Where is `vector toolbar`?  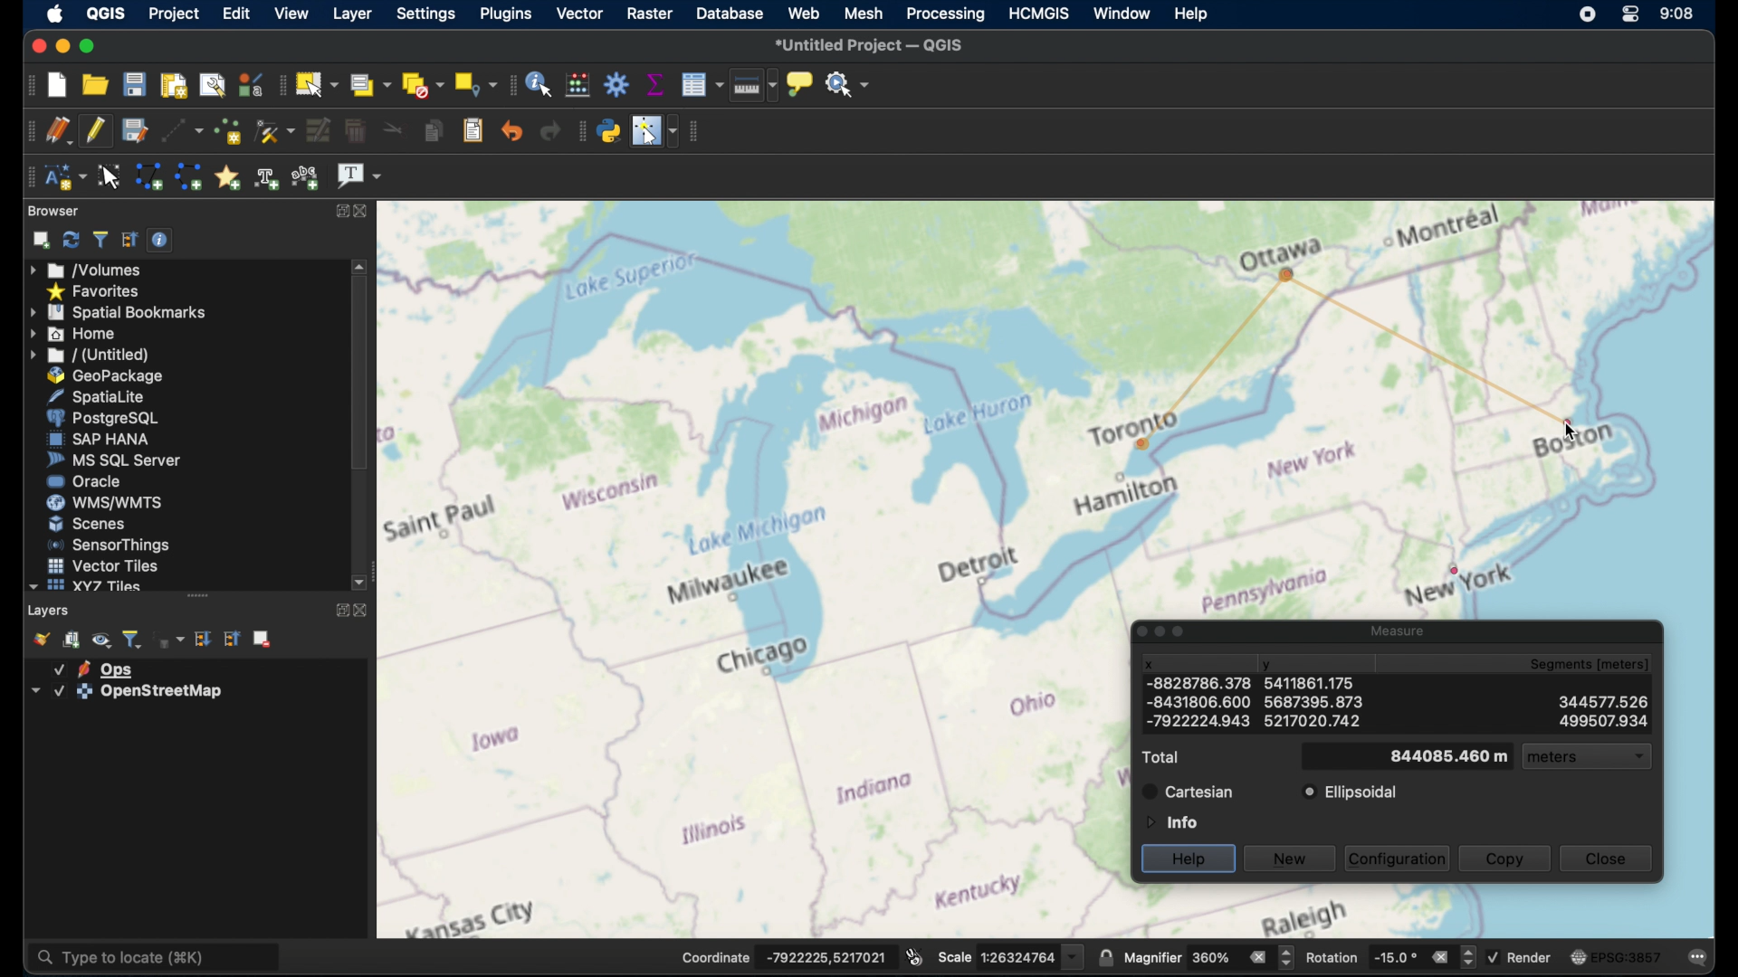
vector toolbar is located at coordinates (697, 132).